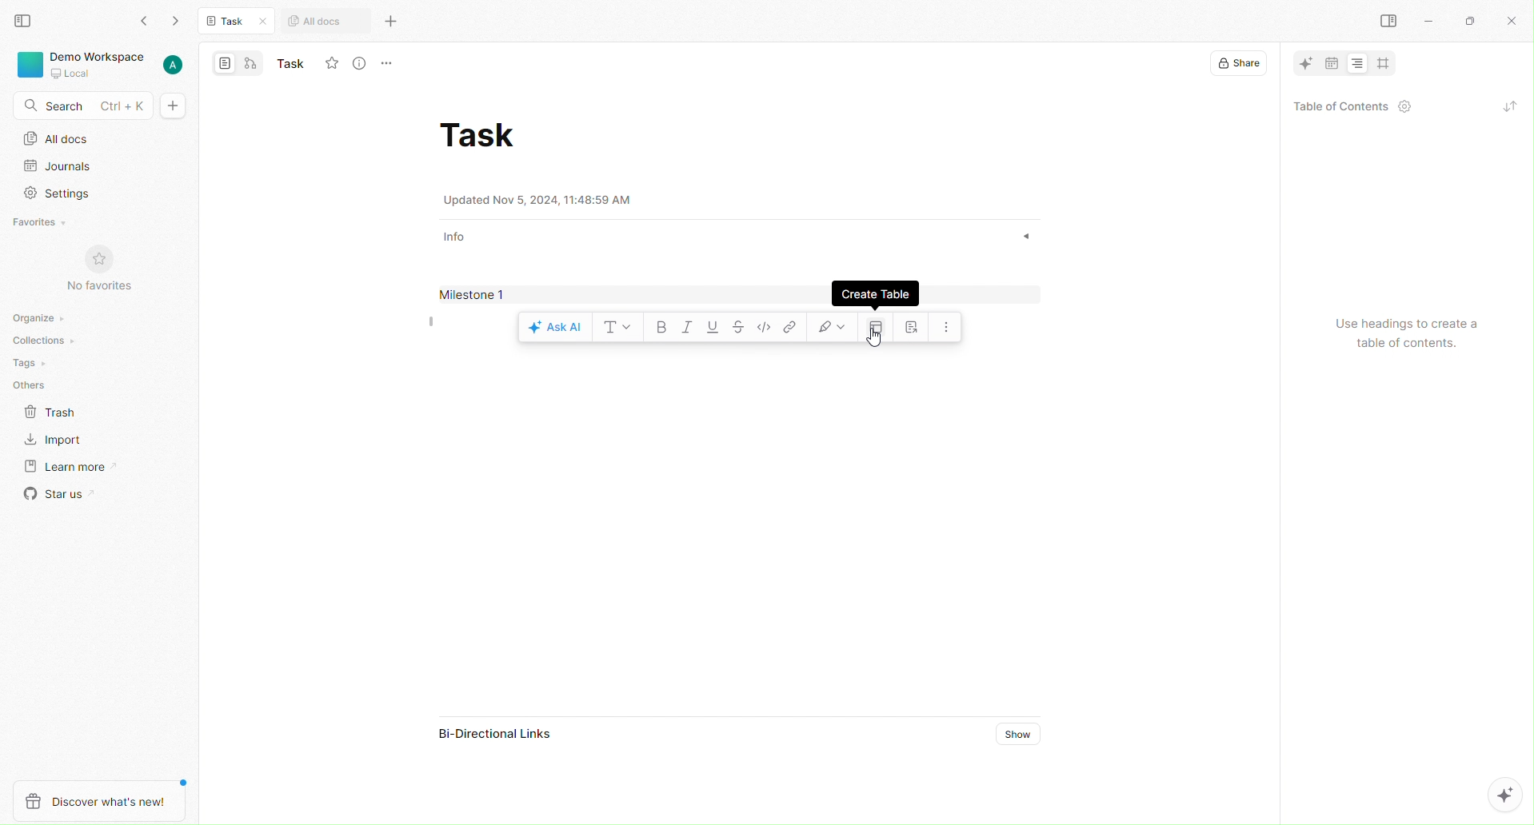 The image size is (1534, 825). Describe the element at coordinates (1504, 105) in the screenshot. I see `refresh` at that location.